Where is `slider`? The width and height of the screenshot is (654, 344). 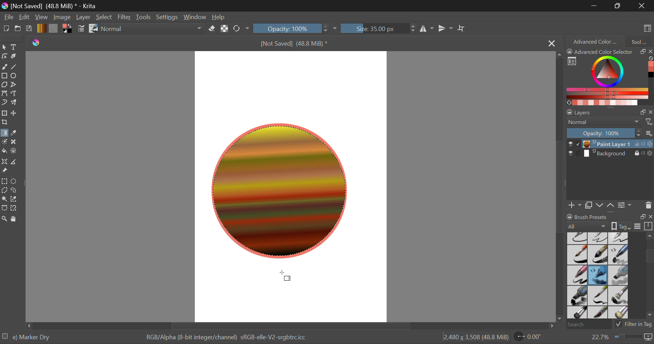
slider is located at coordinates (648, 277).